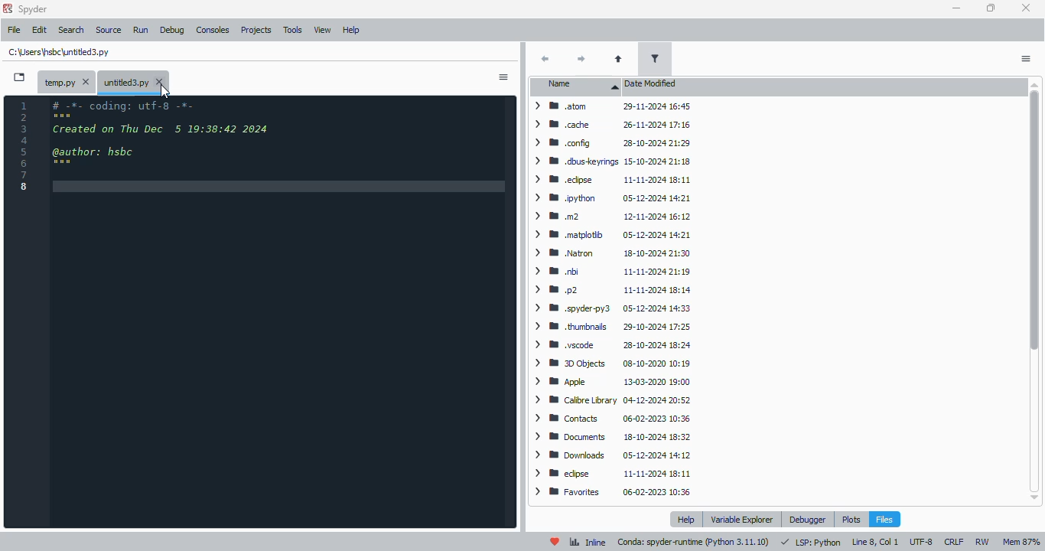 The width and height of the screenshot is (1045, 551). I want to click on Mem 87%, so click(1021, 542).